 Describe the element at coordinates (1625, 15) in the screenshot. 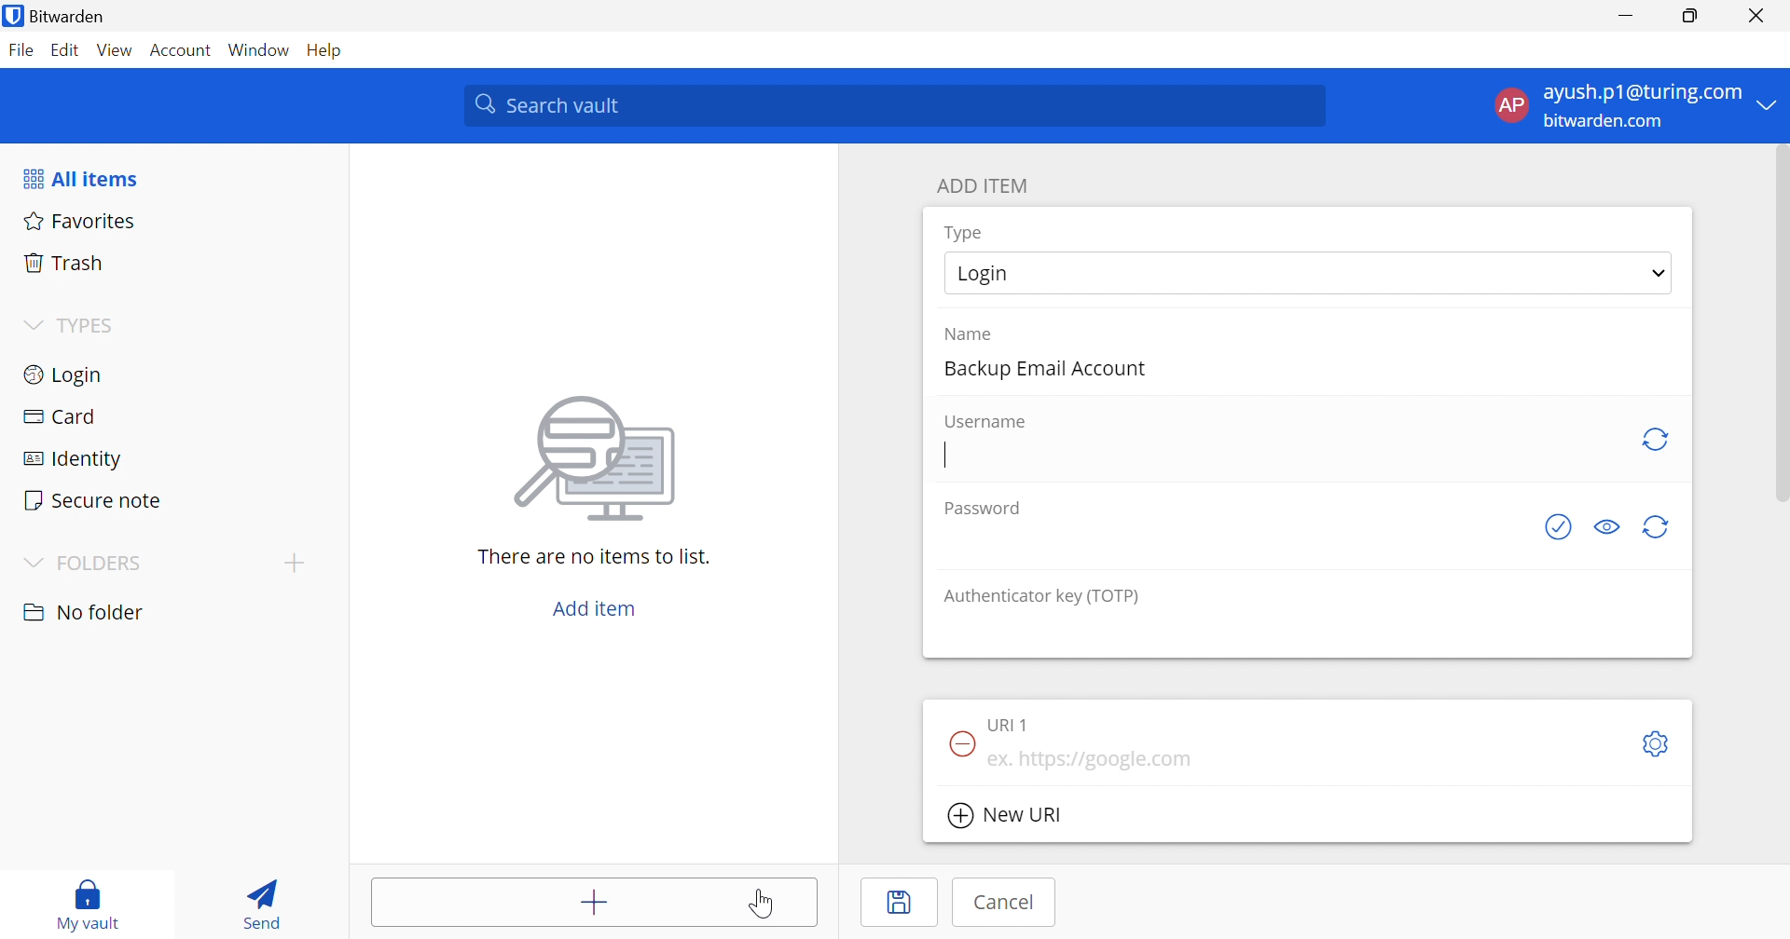

I see `Minimize` at that location.